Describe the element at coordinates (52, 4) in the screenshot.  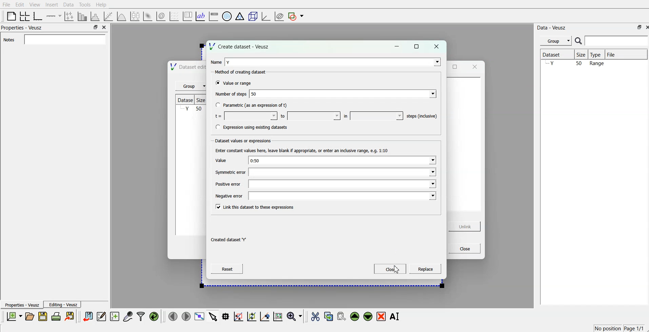
I see `Insert` at that location.